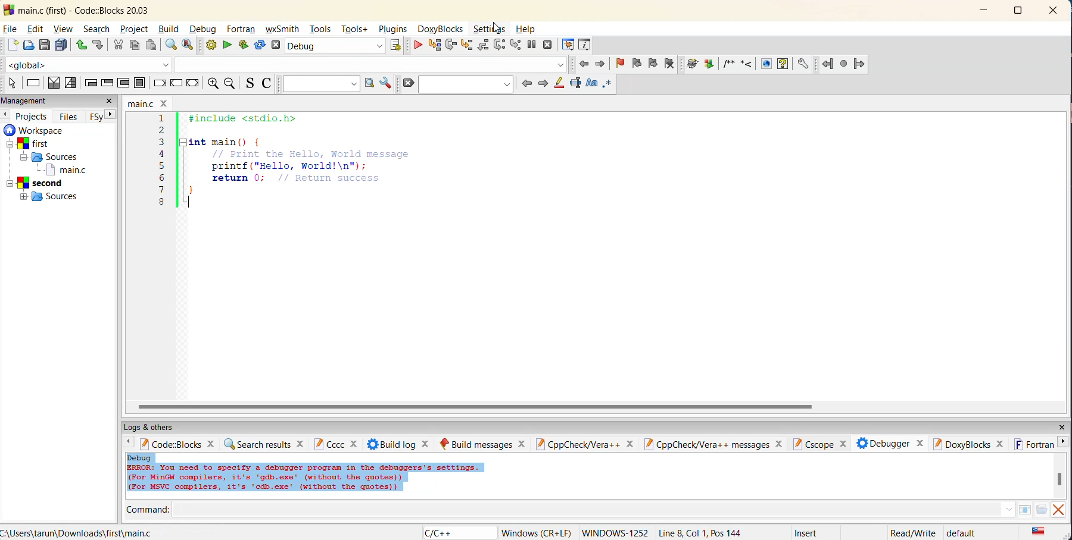 The width and height of the screenshot is (1072, 540). What do you see at coordinates (107, 115) in the screenshot?
I see `next` at bounding box center [107, 115].